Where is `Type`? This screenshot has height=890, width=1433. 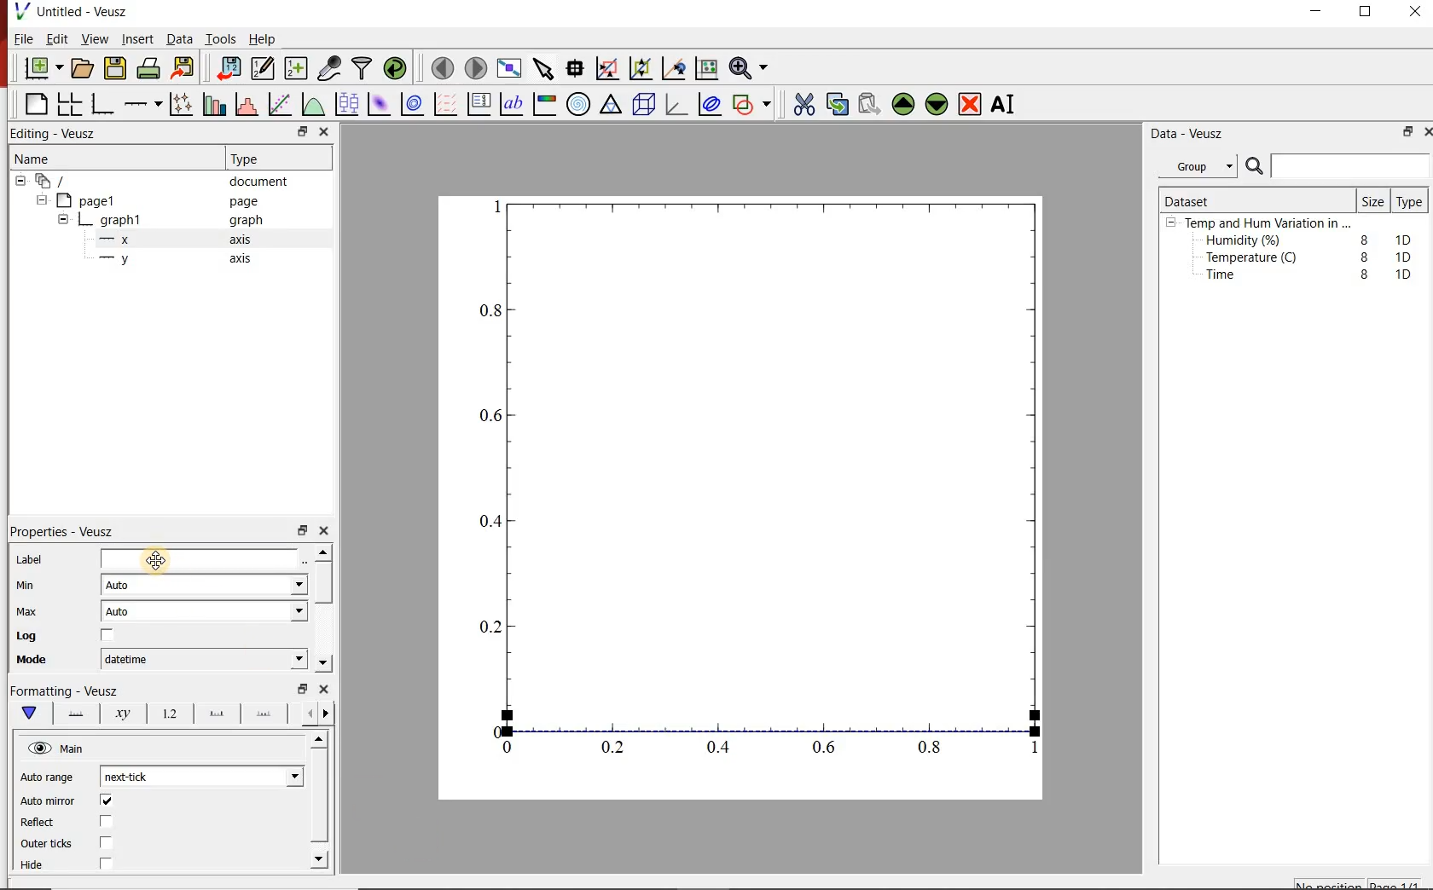 Type is located at coordinates (256, 159).